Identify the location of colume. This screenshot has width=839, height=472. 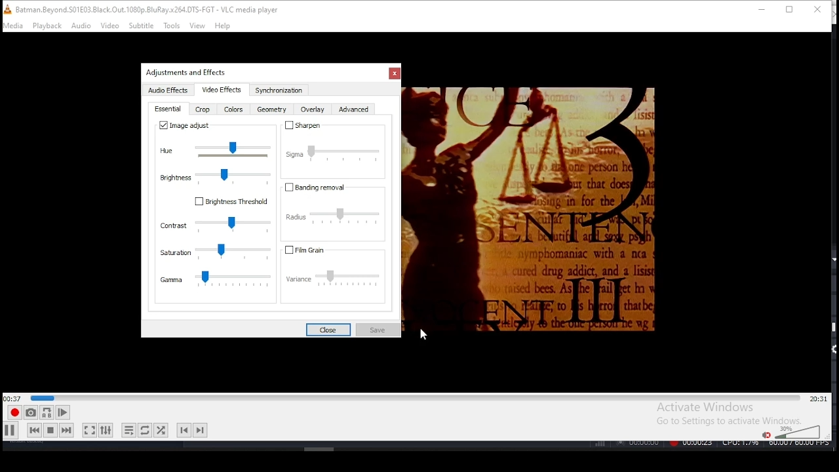
(797, 431).